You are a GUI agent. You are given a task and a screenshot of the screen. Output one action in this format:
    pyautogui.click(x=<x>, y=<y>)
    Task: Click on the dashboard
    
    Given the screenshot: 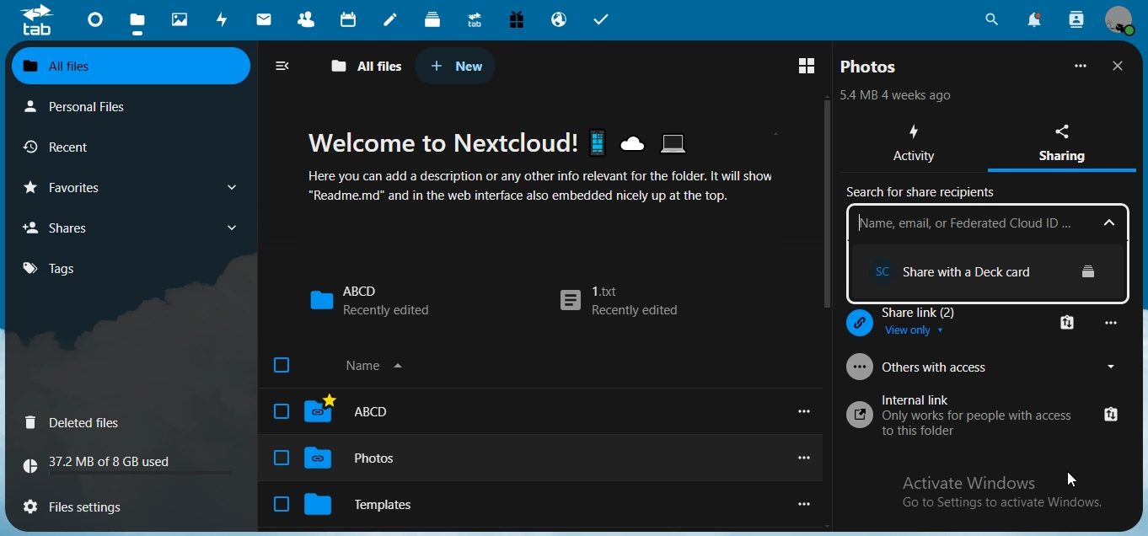 What is the action you would take?
    pyautogui.click(x=97, y=24)
    